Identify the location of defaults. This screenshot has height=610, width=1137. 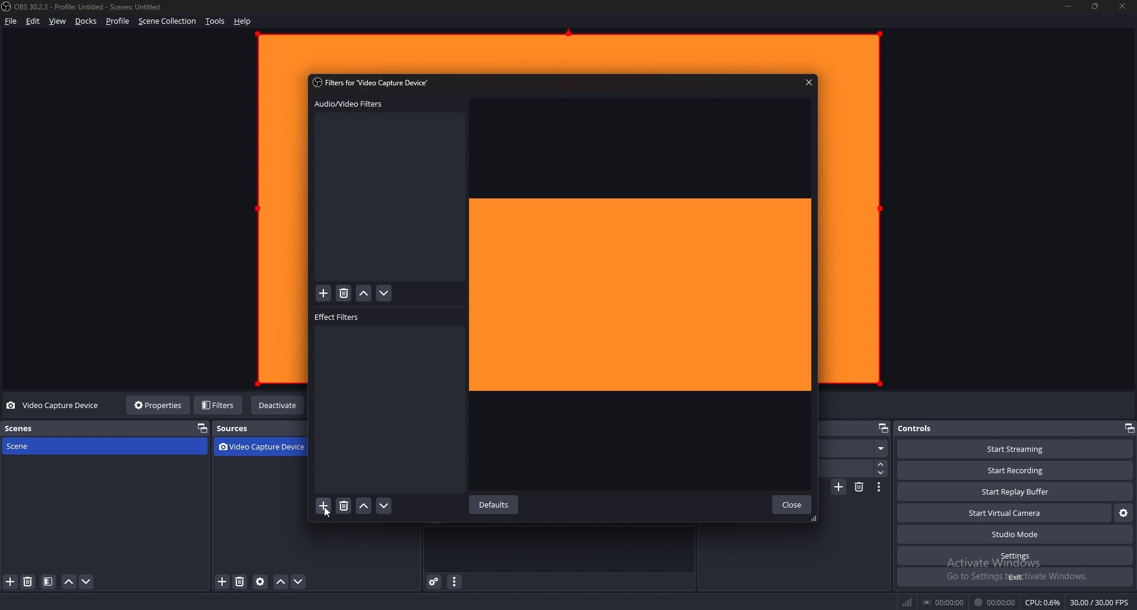
(496, 505).